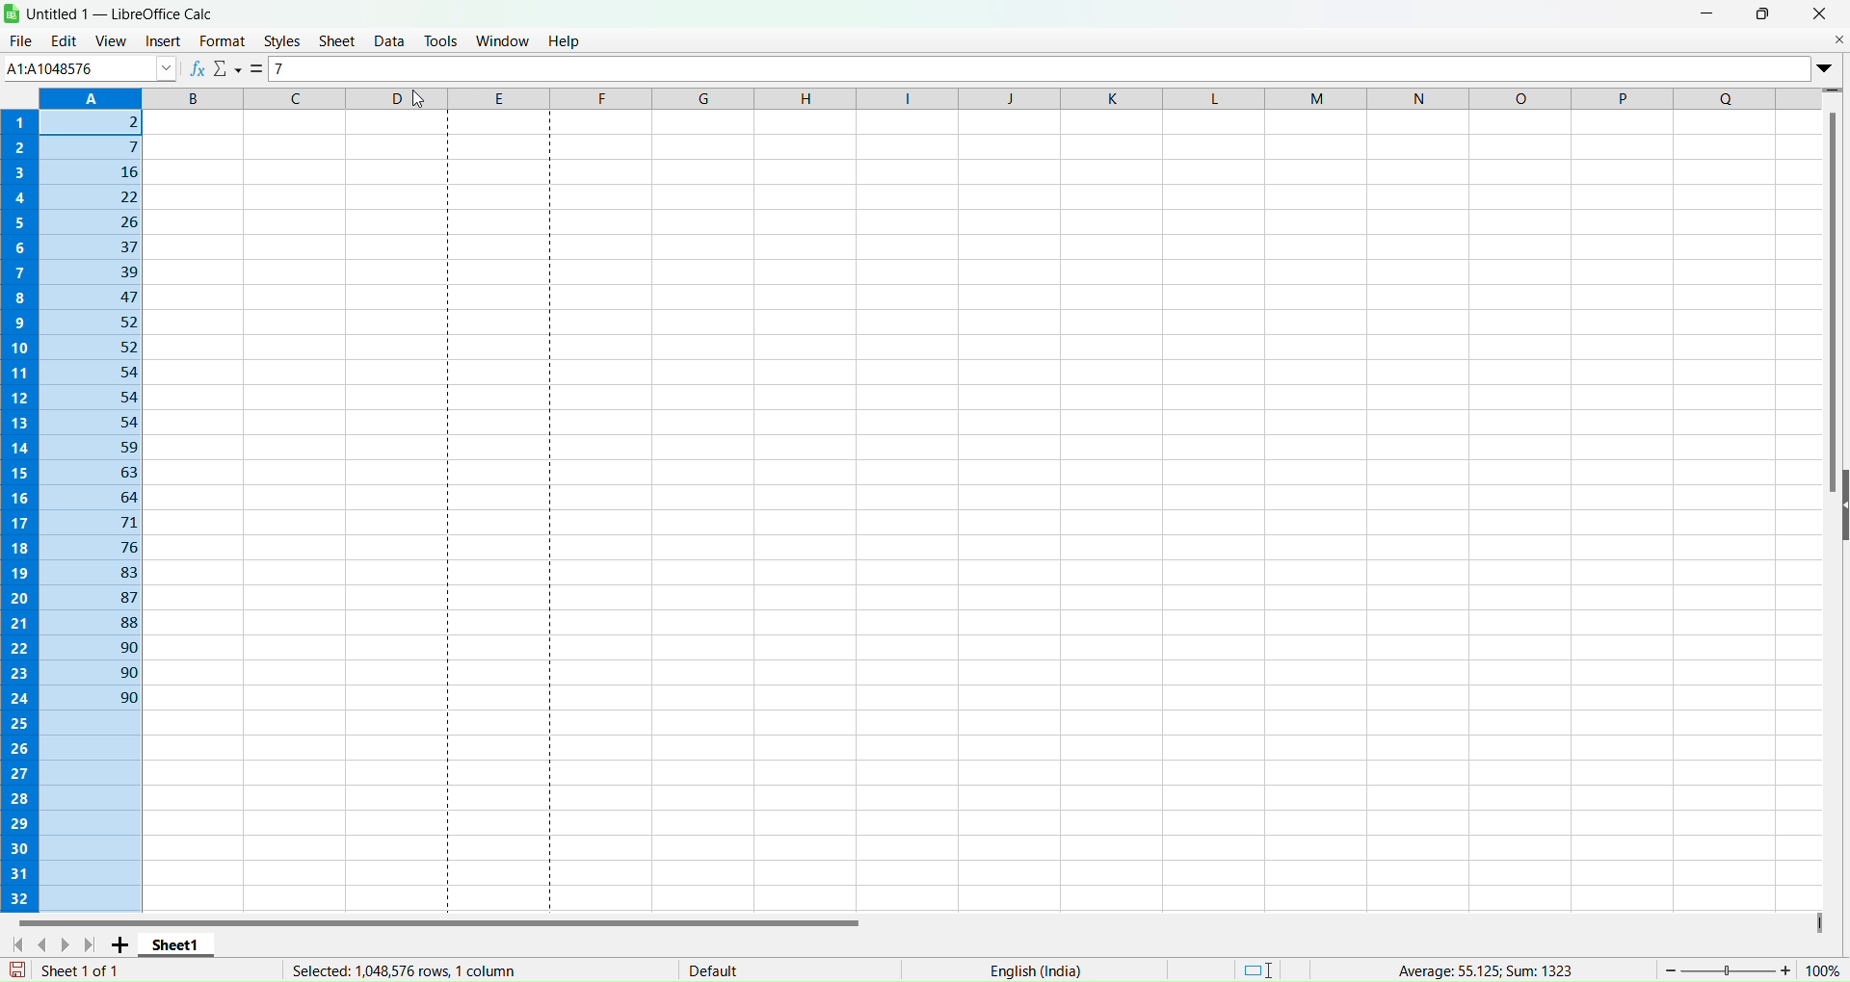  Describe the element at coordinates (1819, 13) in the screenshot. I see `Close` at that location.